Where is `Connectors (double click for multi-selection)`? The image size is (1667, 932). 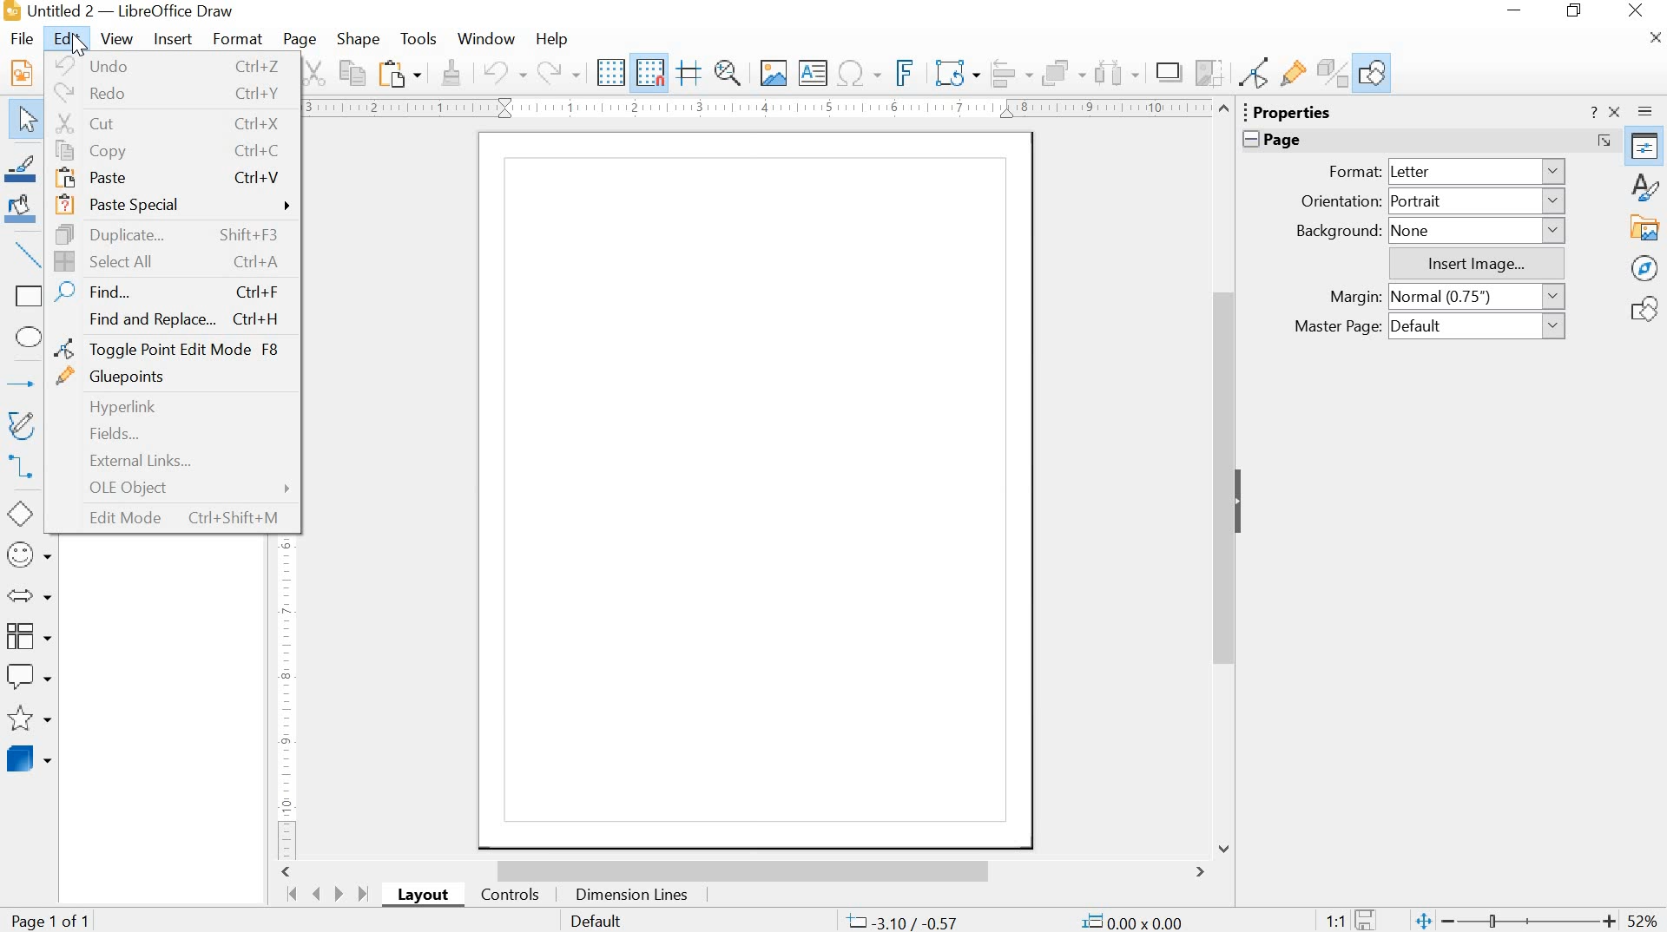 Connectors (double click for multi-selection) is located at coordinates (28, 466).